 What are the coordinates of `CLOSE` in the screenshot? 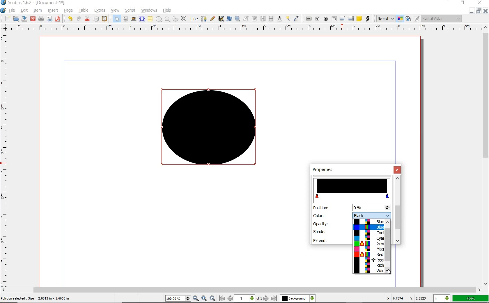 It's located at (486, 11).